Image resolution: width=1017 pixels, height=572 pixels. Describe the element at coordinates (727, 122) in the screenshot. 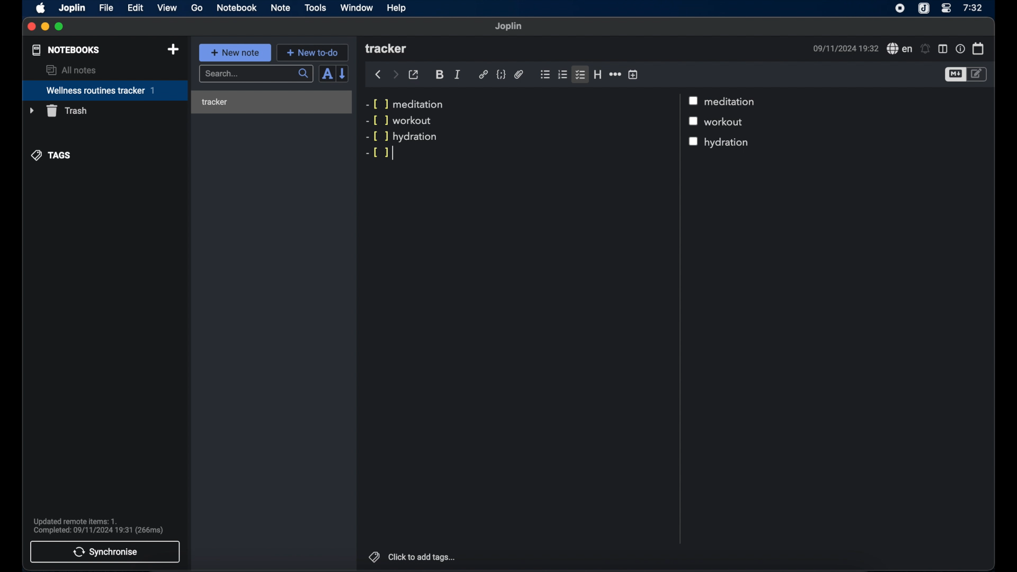

I see `workout` at that location.